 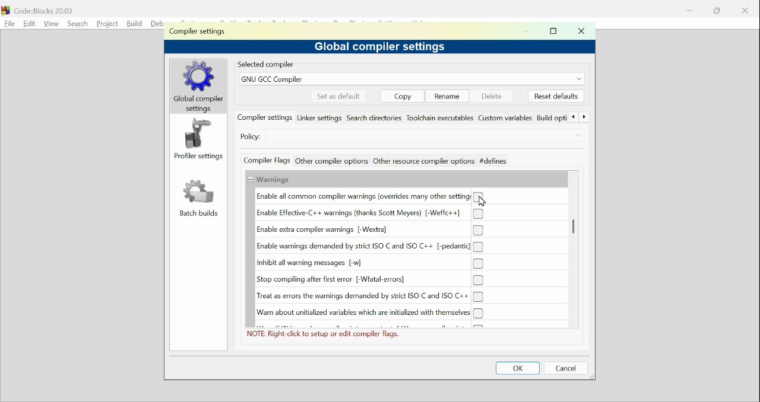 I want to click on (un)check Treat as errors the warnings demanded by strict ISO C and ISO C++, so click(x=370, y=296).